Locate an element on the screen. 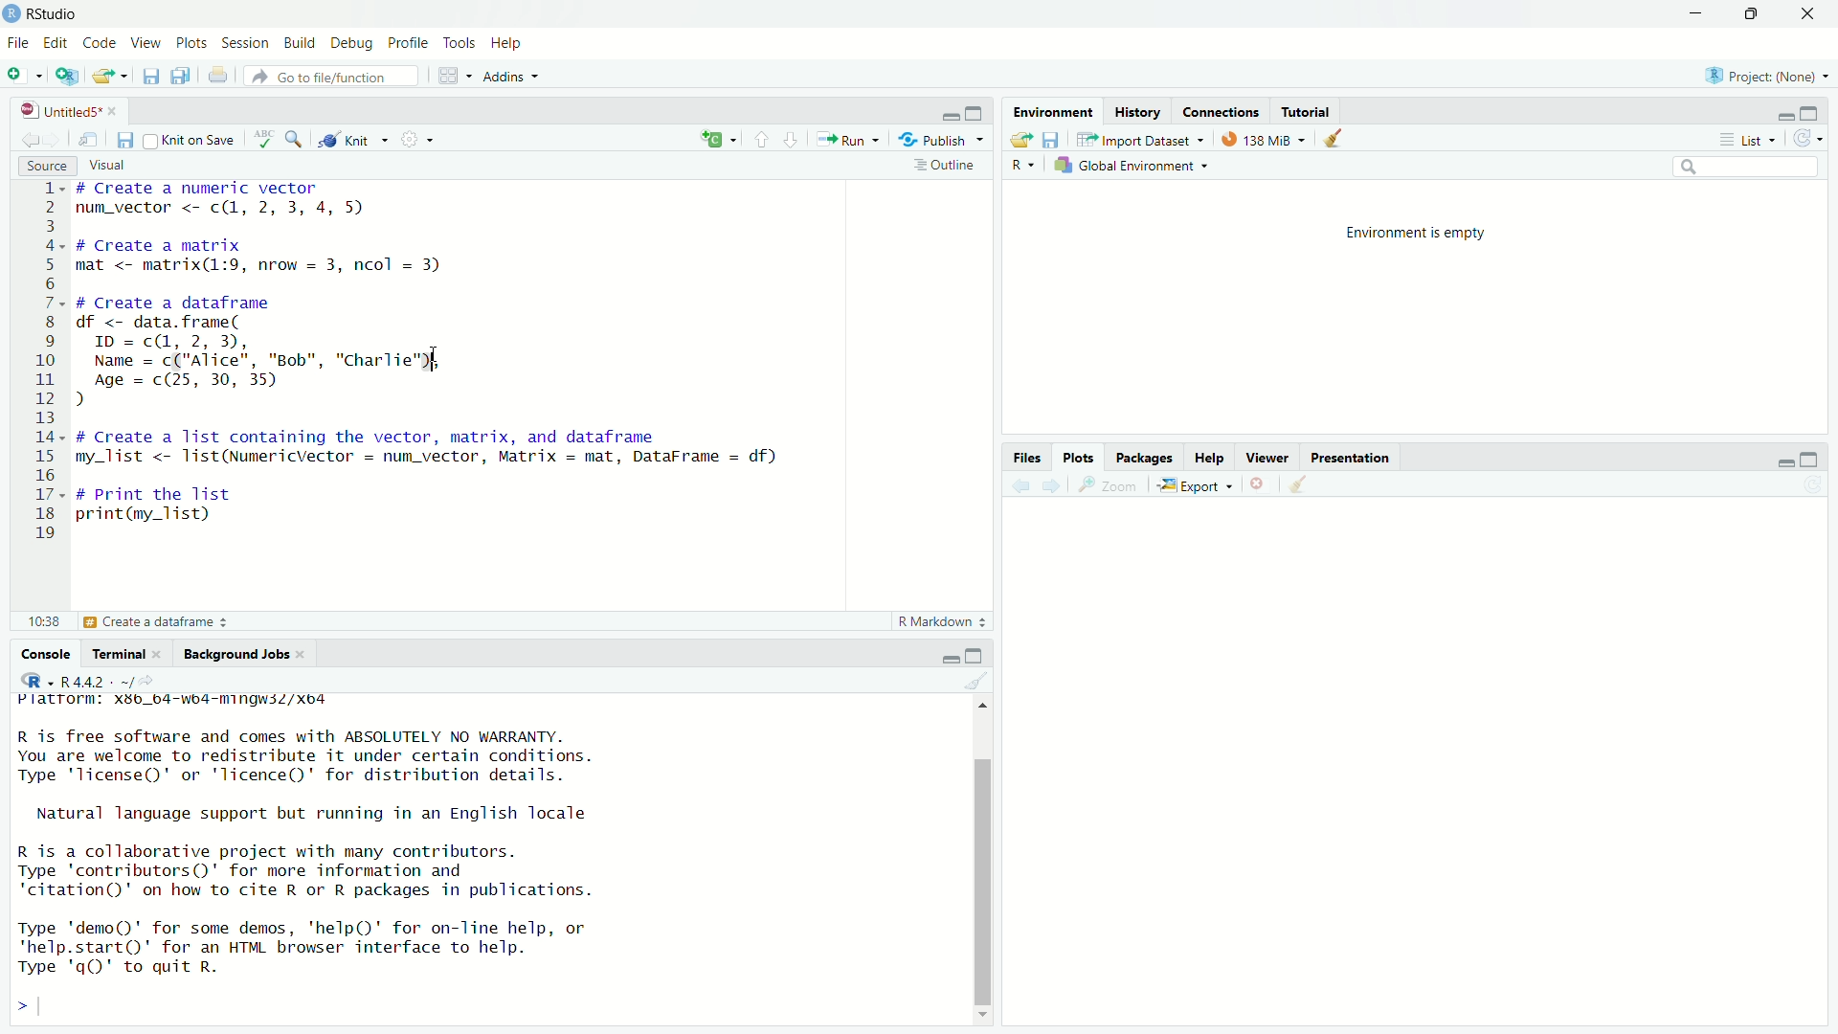  maximise is located at coordinates (975, 110).